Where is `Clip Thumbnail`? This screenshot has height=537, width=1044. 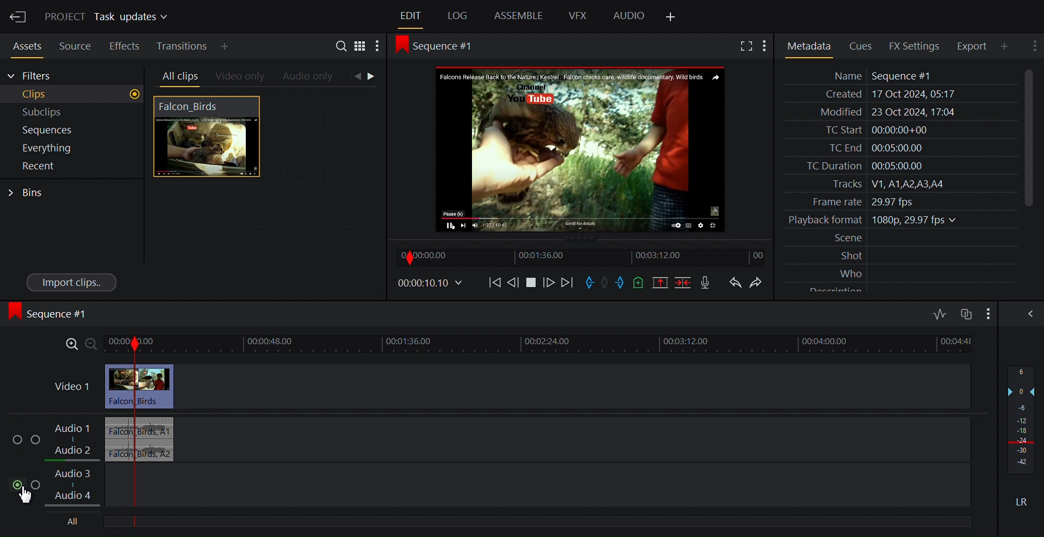 Clip Thumbnail is located at coordinates (263, 195).